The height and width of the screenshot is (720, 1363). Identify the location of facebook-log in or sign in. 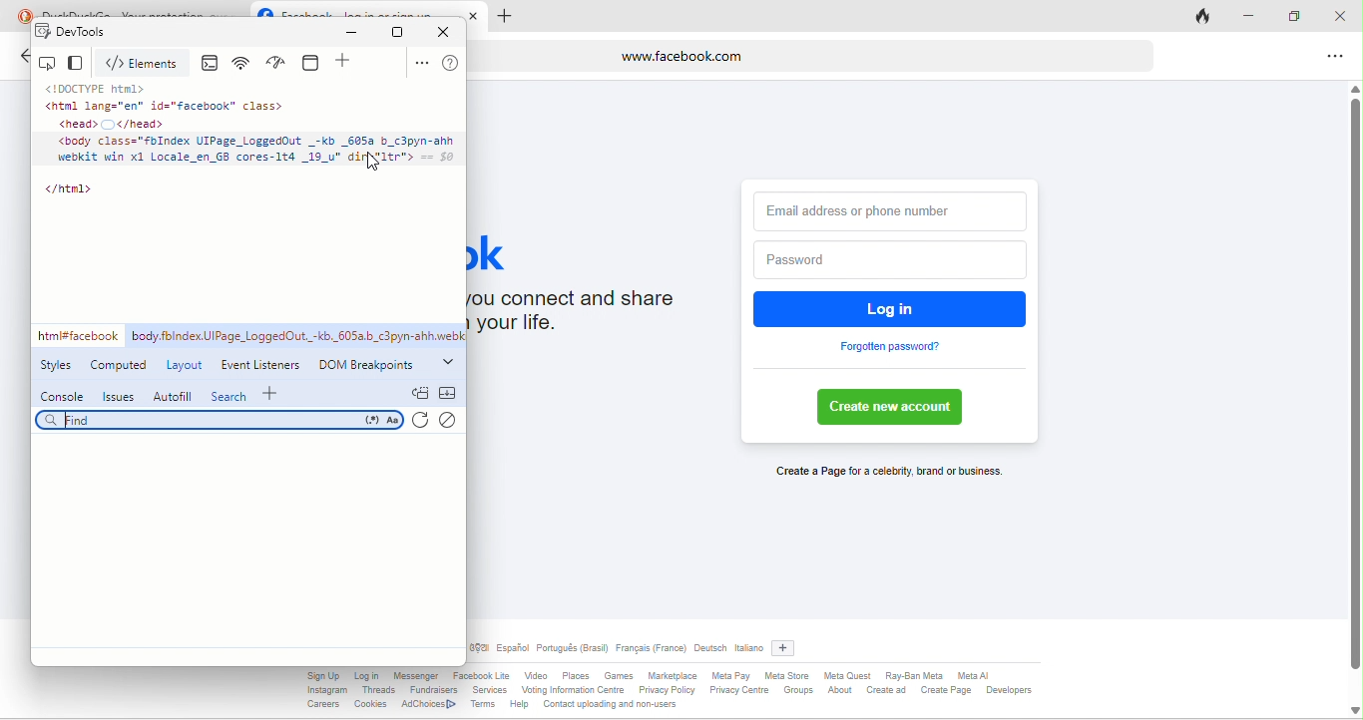
(368, 10).